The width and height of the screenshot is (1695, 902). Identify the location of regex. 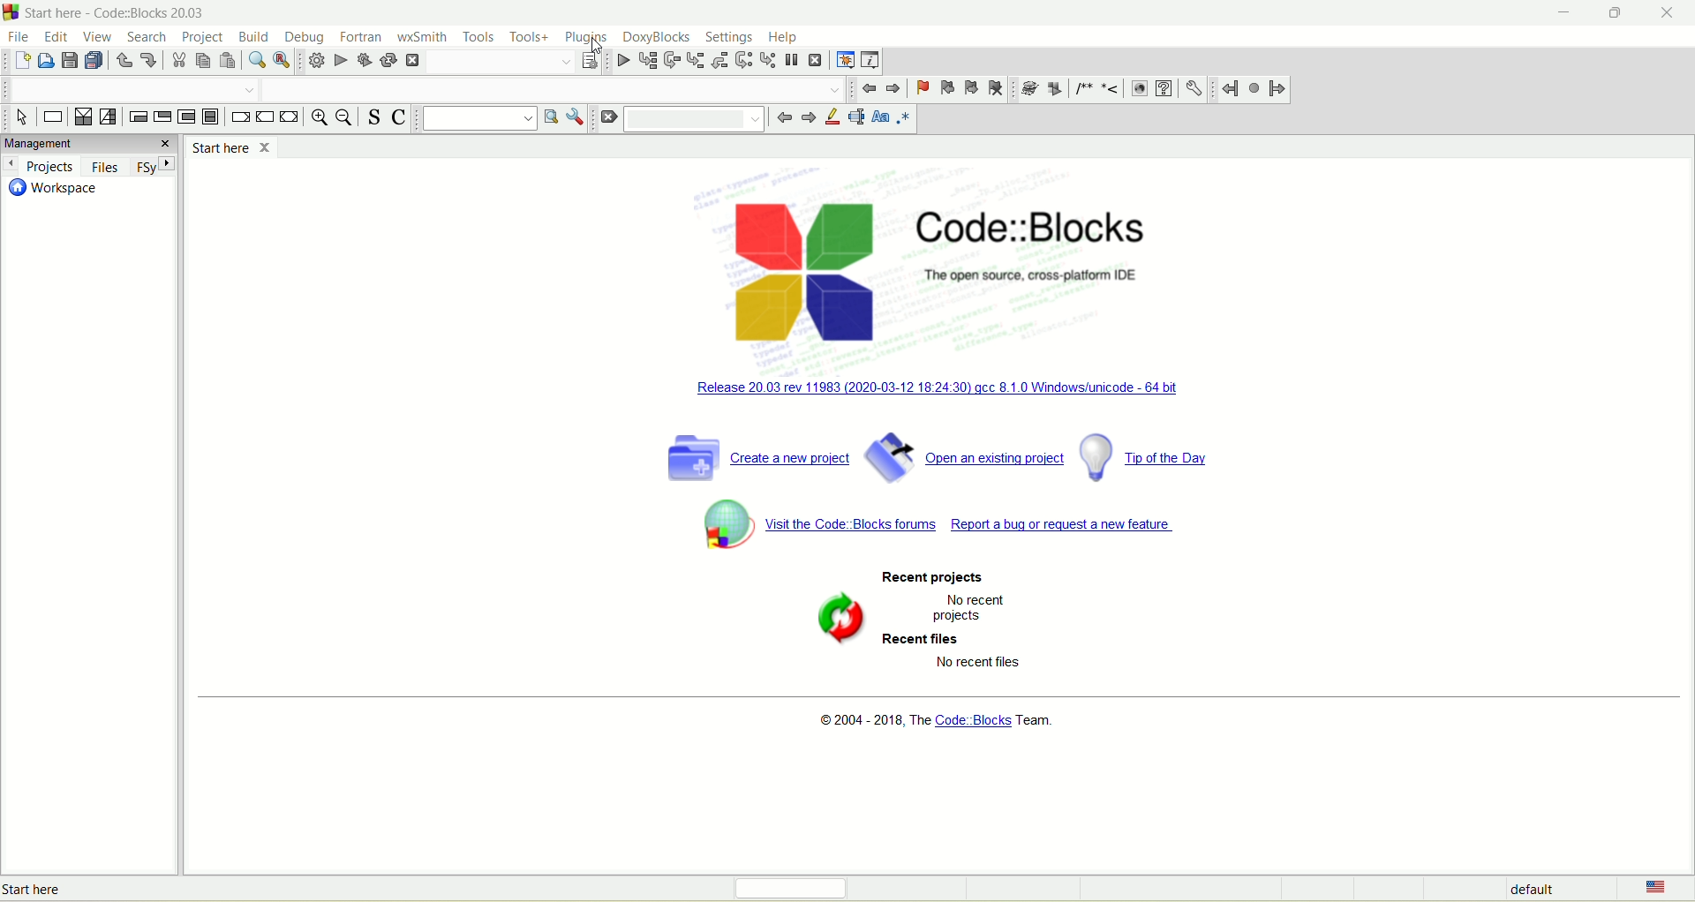
(904, 118).